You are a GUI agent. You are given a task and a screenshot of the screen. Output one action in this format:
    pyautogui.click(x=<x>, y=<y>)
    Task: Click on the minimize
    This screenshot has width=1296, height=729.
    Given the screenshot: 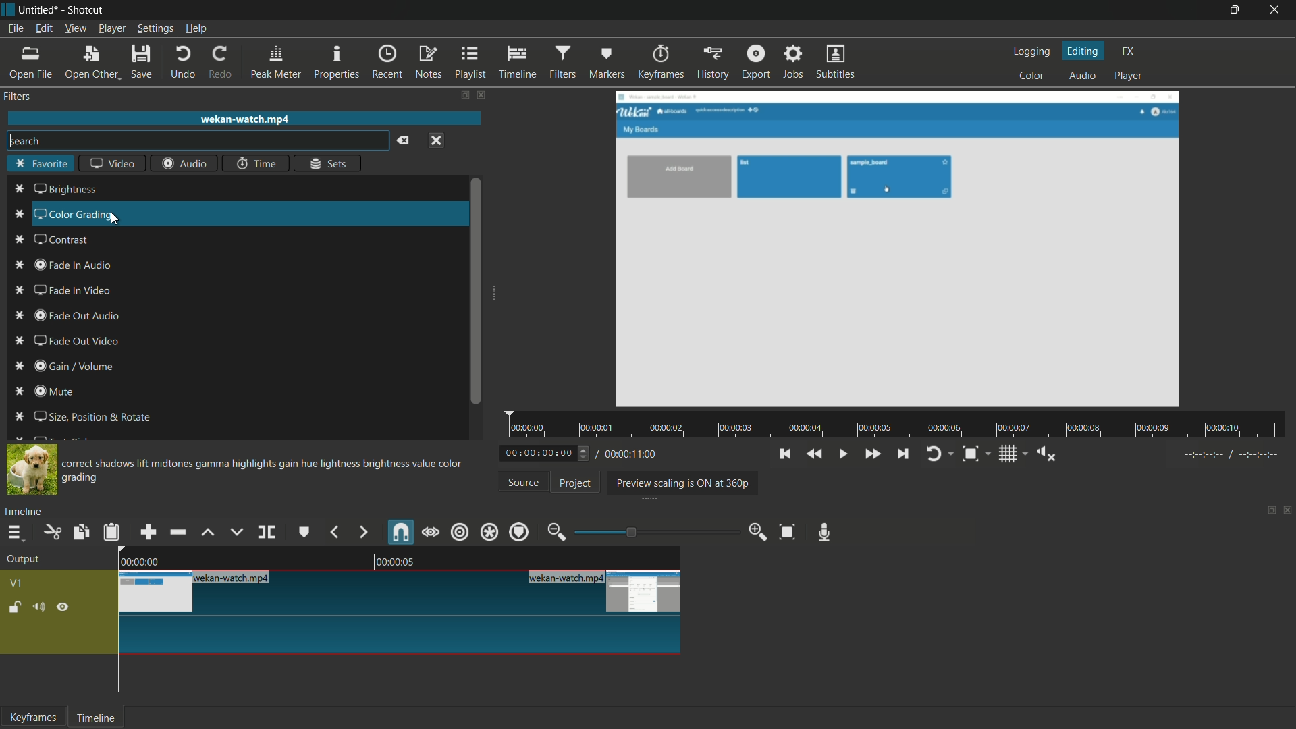 What is the action you would take?
    pyautogui.click(x=1193, y=10)
    